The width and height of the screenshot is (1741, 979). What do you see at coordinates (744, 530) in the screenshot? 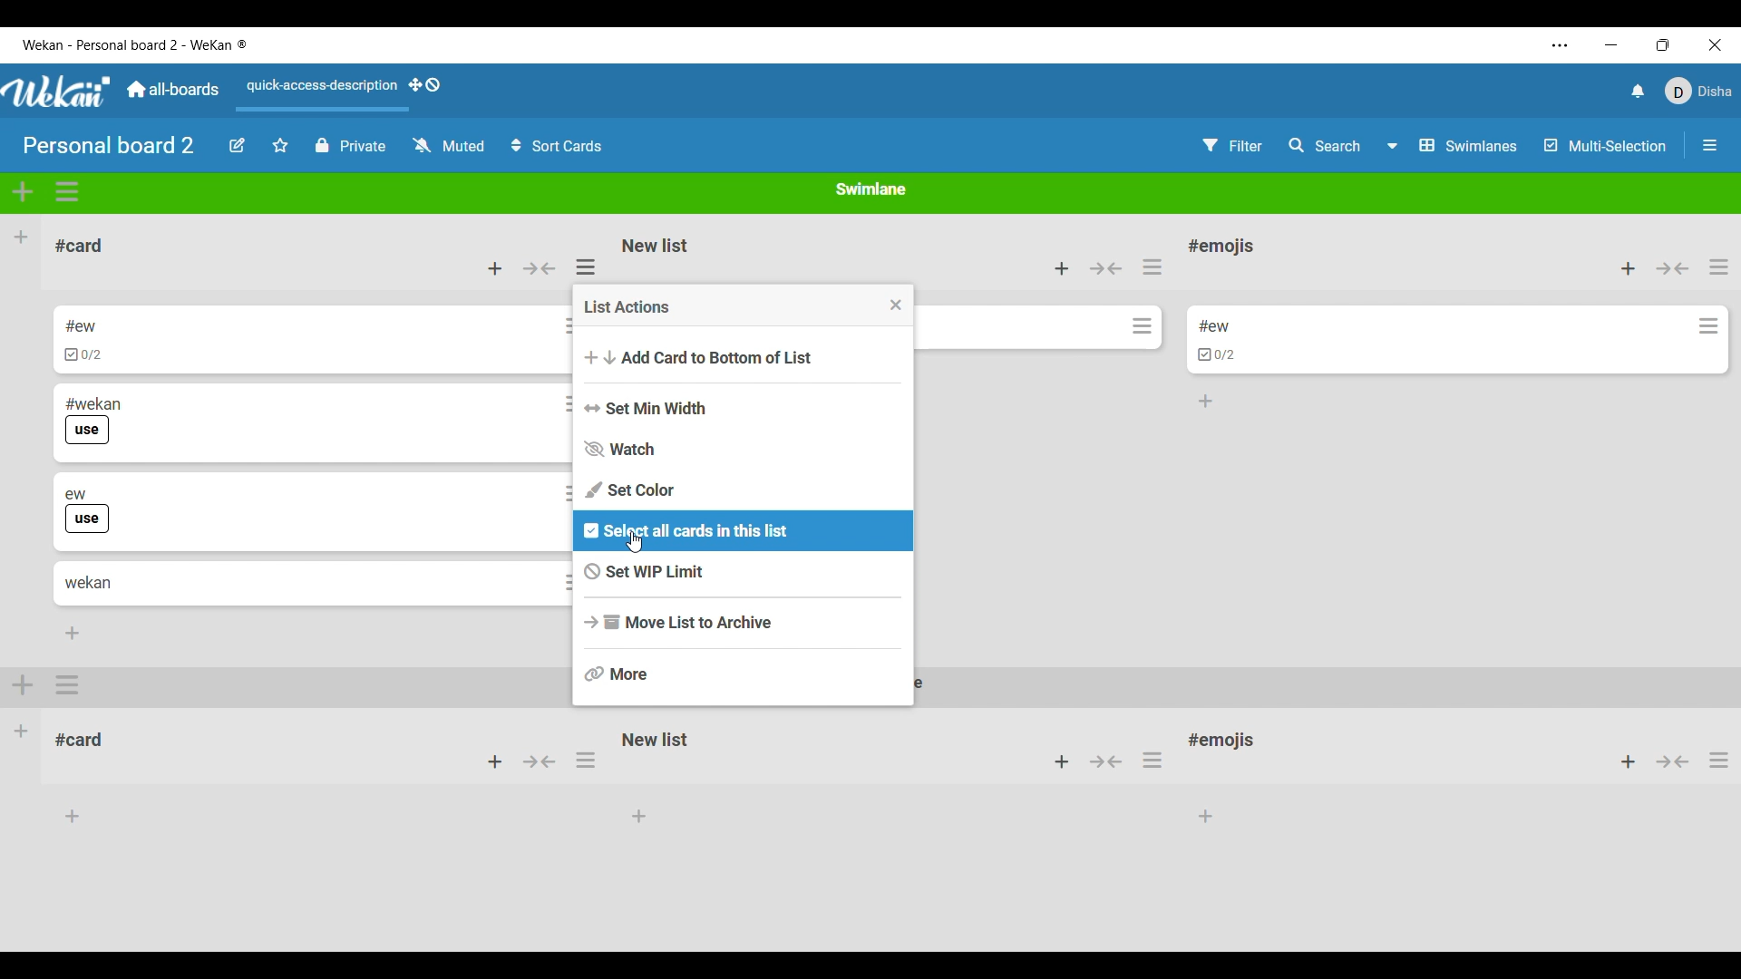
I see `Select all cards in this list, highlighted by cursor` at bounding box center [744, 530].